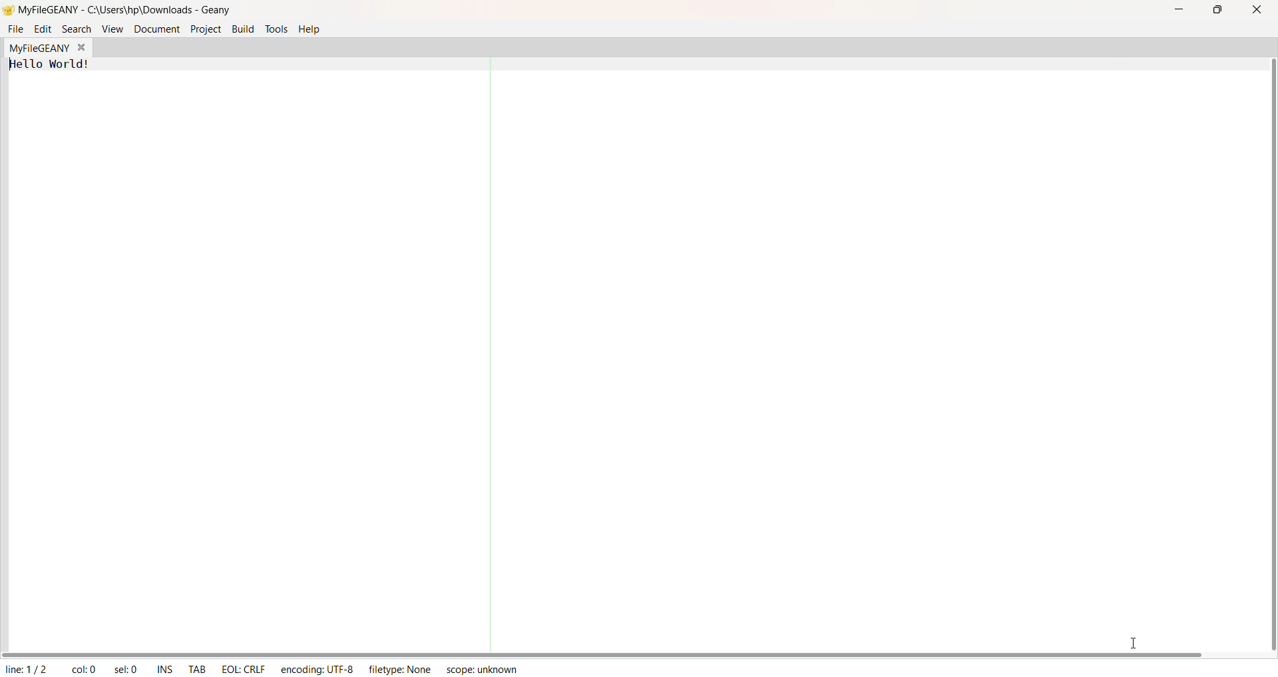 The image size is (1278, 677). Describe the element at coordinates (278, 29) in the screenshot. I see `Tools` at that location.